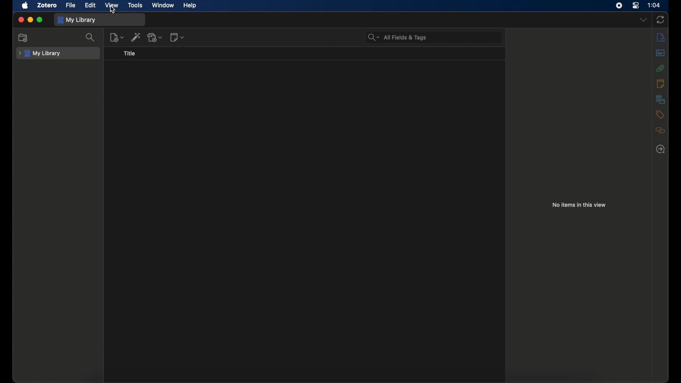 This screenshot has height=383, width=681. What do you see at coordinates (660, 20) in the screenshot?
I see `sync` at bounding box center [660, 20].